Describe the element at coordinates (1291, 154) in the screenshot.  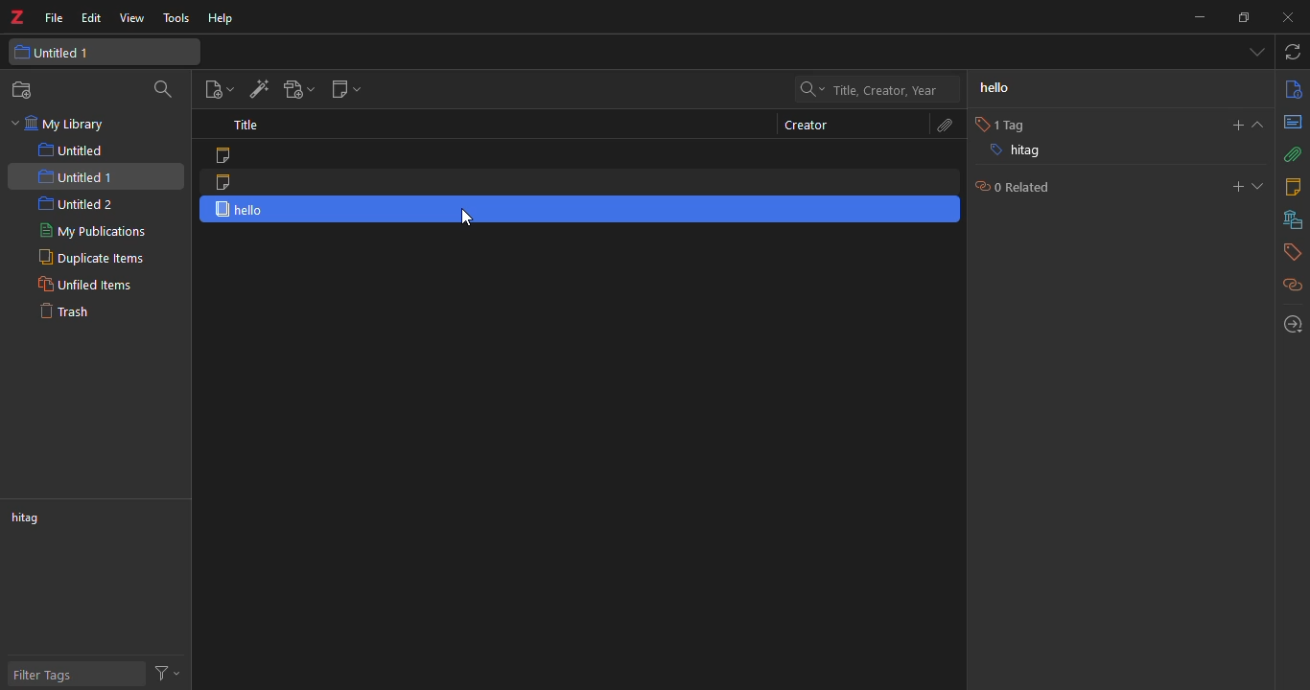
I see `attach` at that location.